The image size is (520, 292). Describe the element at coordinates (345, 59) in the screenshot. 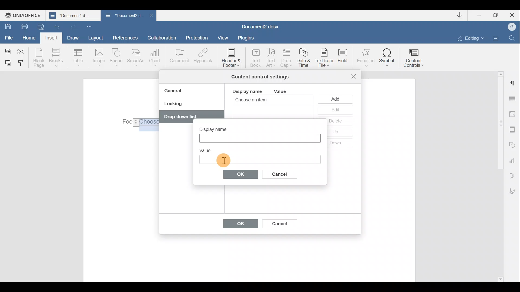

I see `Field` at that location.